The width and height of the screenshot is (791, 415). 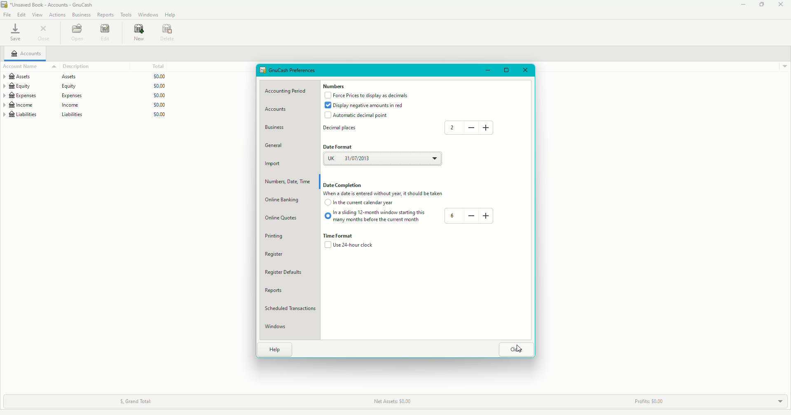 What do you see at coordinates (126, 14) in the screenshot?
I see `Tools` at bounding box center [126, 14].